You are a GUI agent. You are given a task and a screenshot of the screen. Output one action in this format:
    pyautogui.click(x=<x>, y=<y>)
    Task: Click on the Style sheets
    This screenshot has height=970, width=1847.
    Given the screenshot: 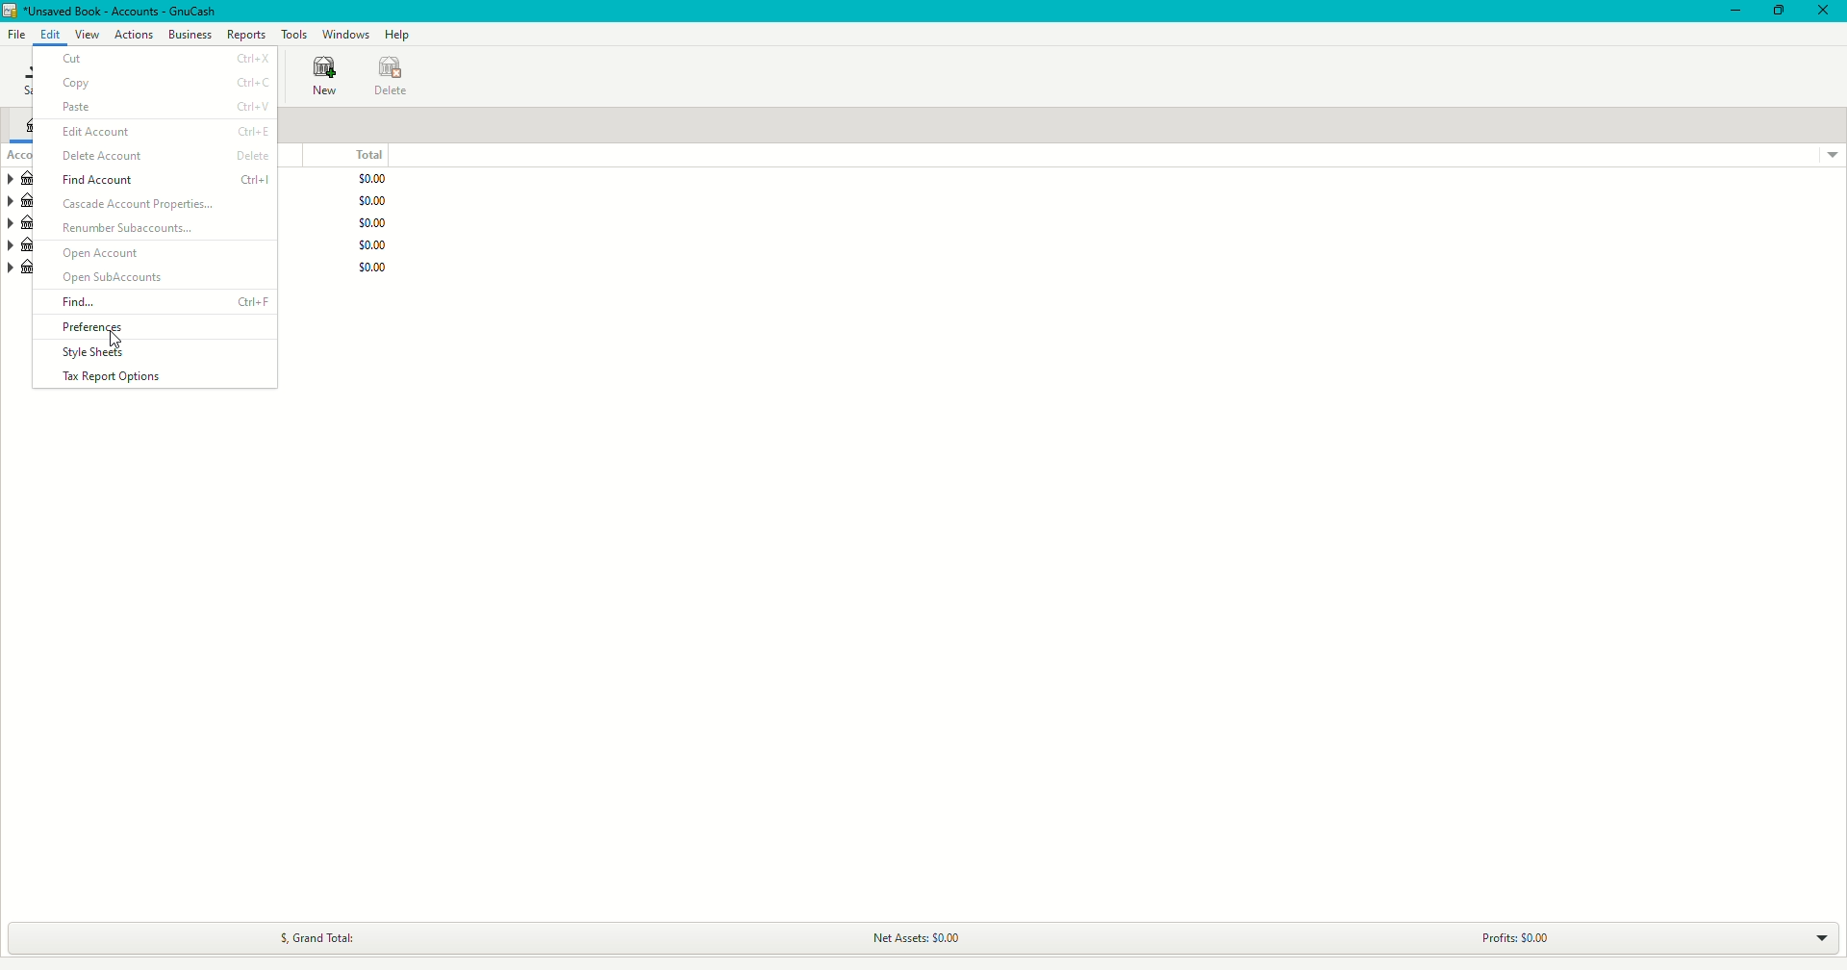 What is the action you would take?
    pyautogui.click(x=85, y=353)
    